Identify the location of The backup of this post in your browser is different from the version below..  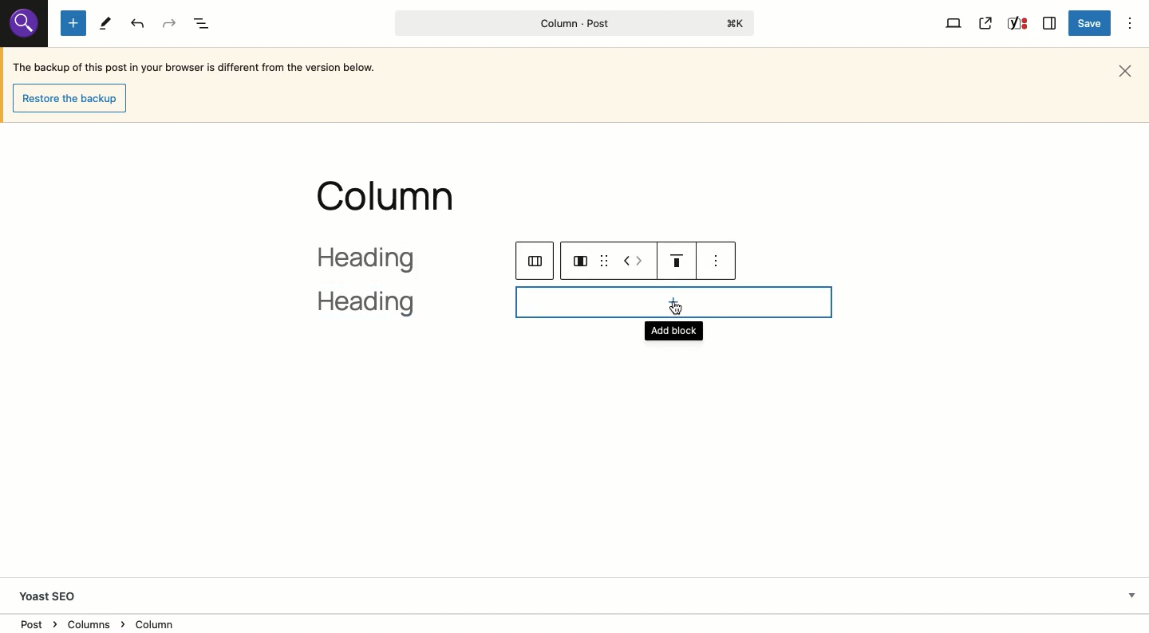
(195, 69).